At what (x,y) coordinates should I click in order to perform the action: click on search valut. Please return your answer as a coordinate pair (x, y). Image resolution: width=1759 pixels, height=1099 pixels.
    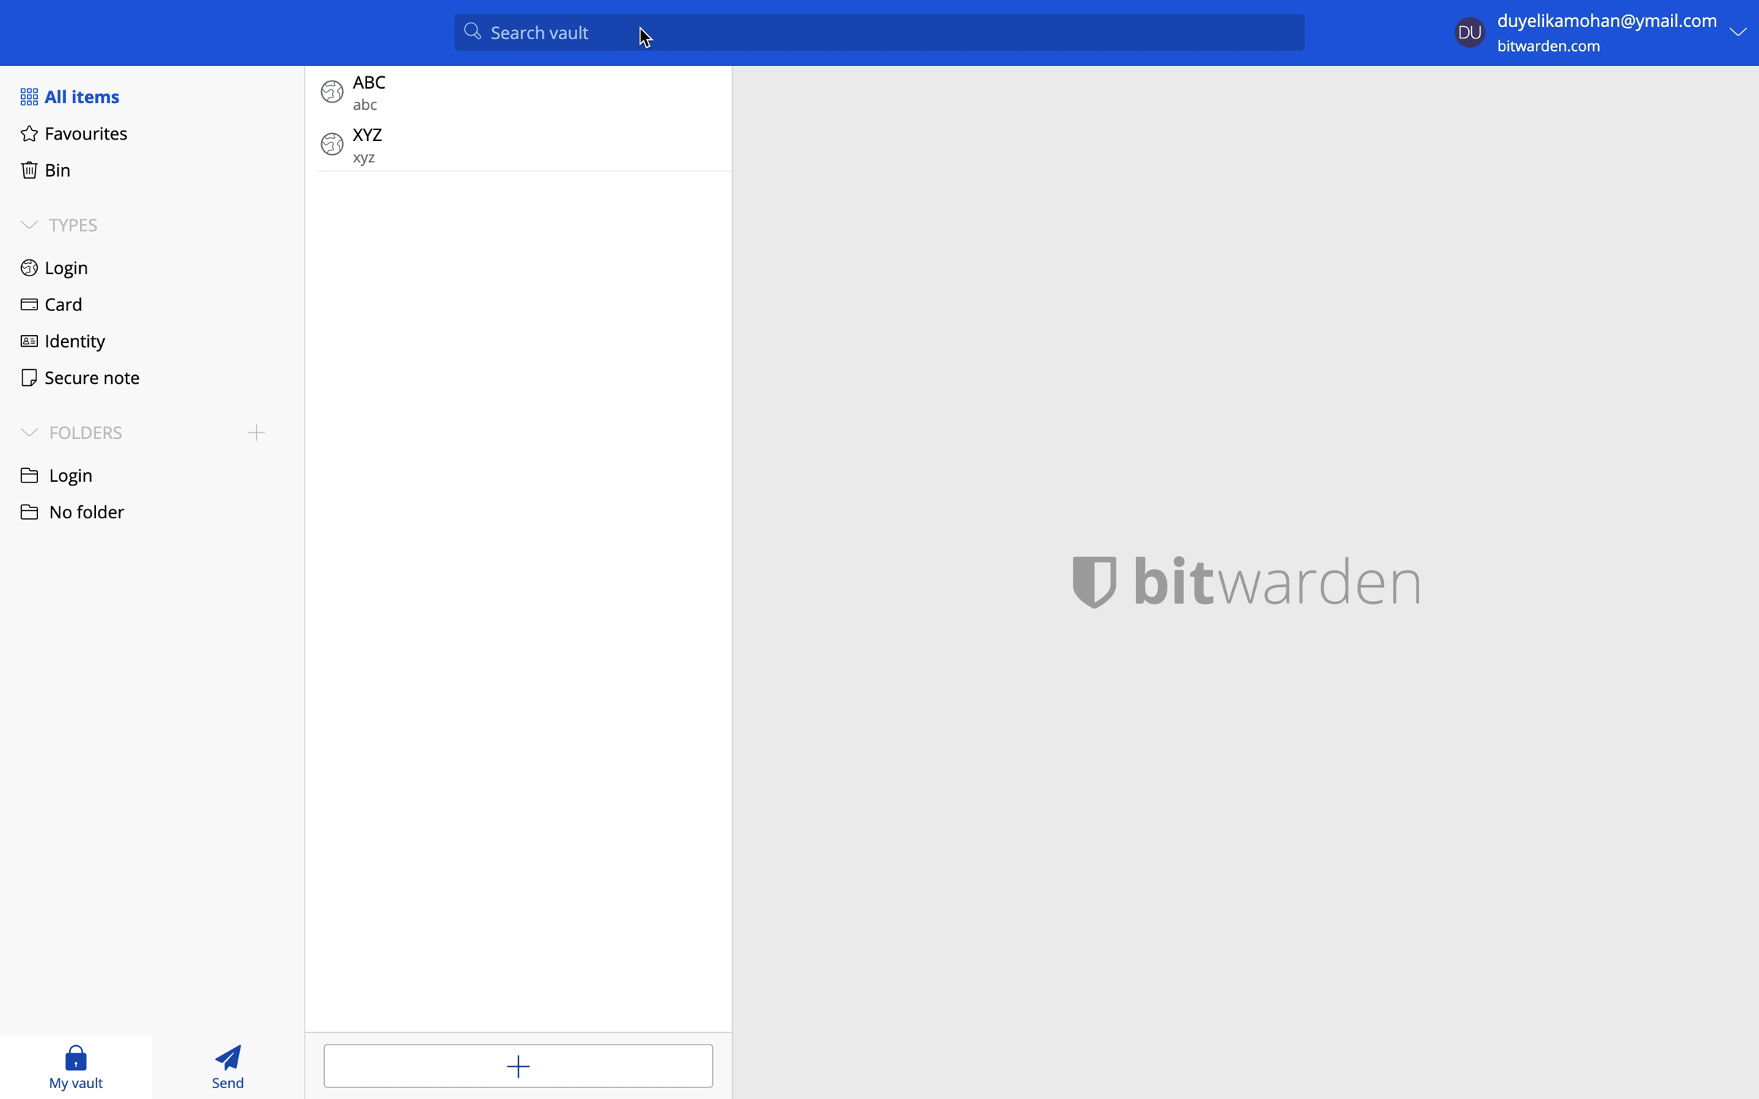
    Looking at the image, I should click on (886, 32).